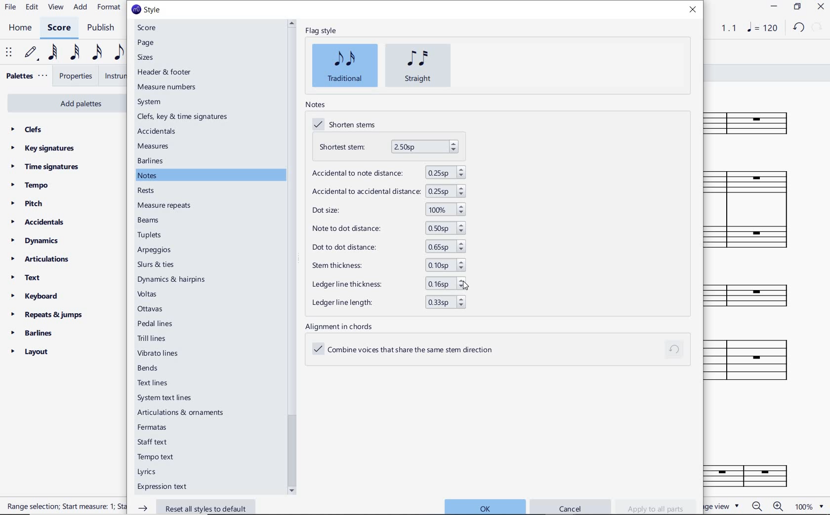  What do you see at coordinates (774, 8) in the screenshot?
I see `MINIMIZE` at bounding box center [774, 8].